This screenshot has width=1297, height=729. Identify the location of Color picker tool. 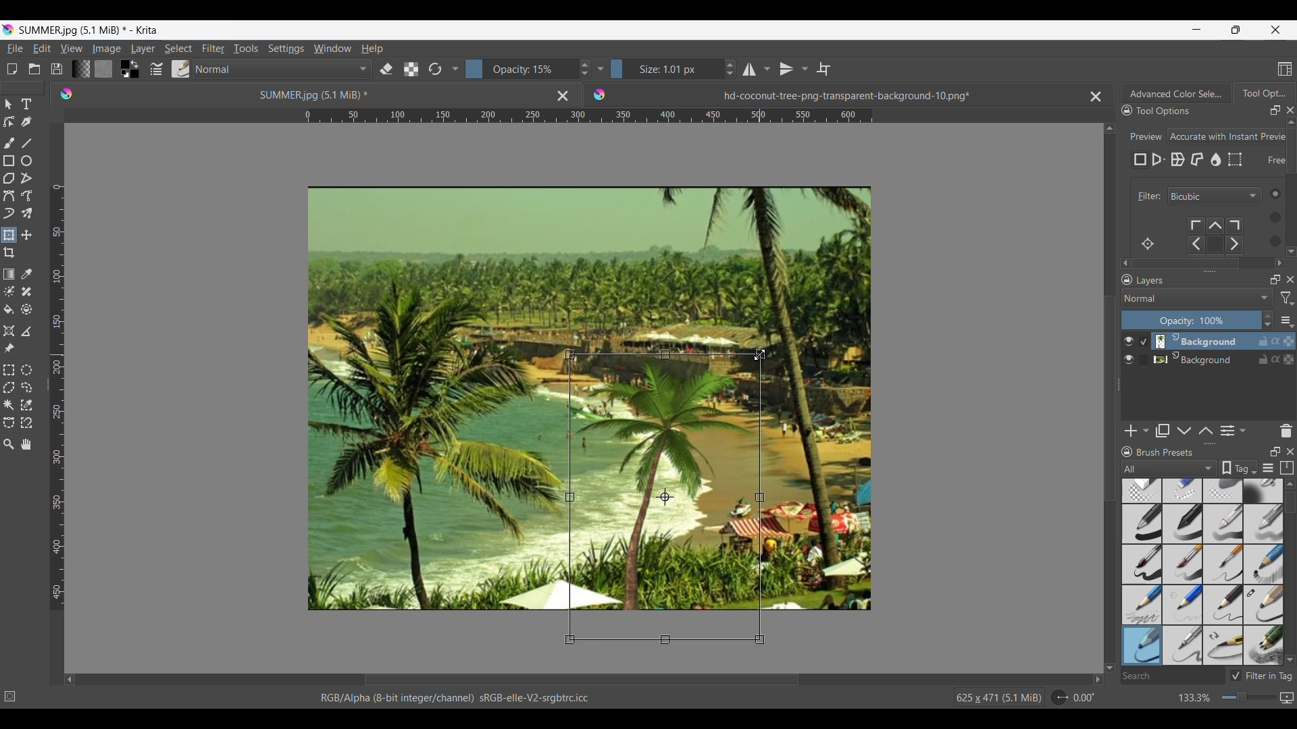
(26, 274).